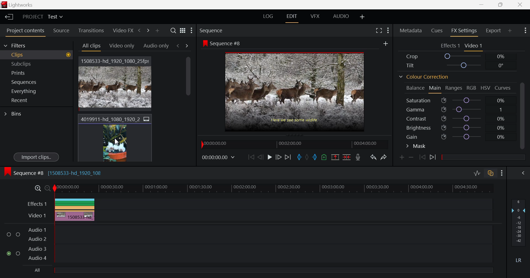  I want to click on Project Timeline, so click(274, 189).